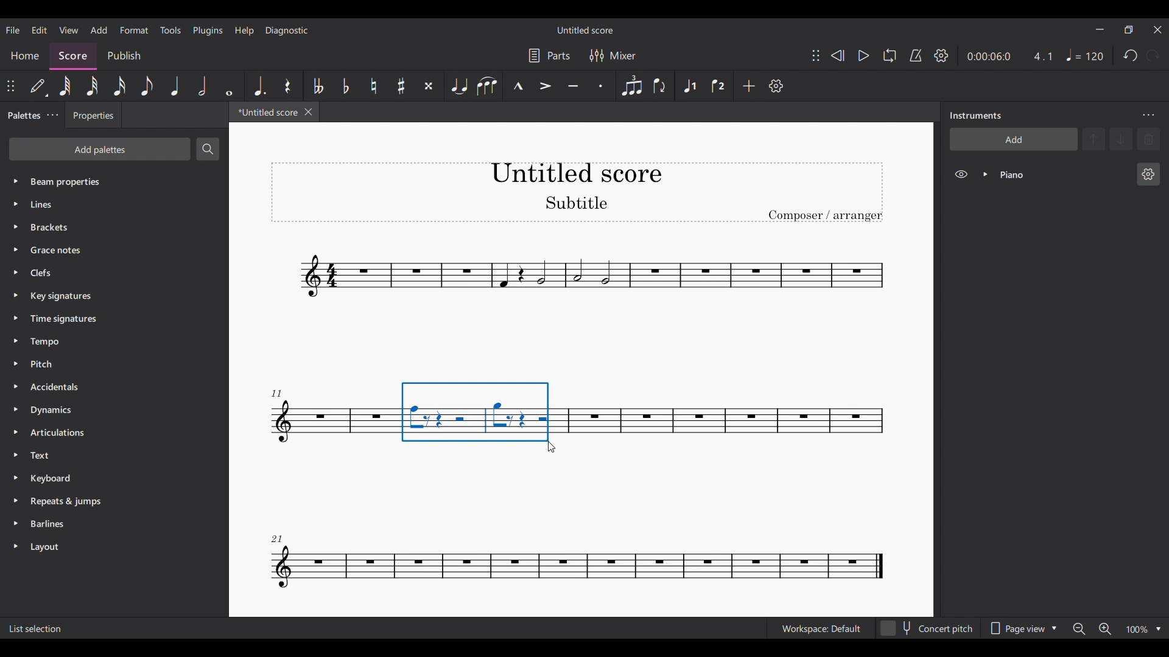  What do you see at coordinates (12, 30) in the screenshot?
I see `File menu` at bounding box center [12, 30].